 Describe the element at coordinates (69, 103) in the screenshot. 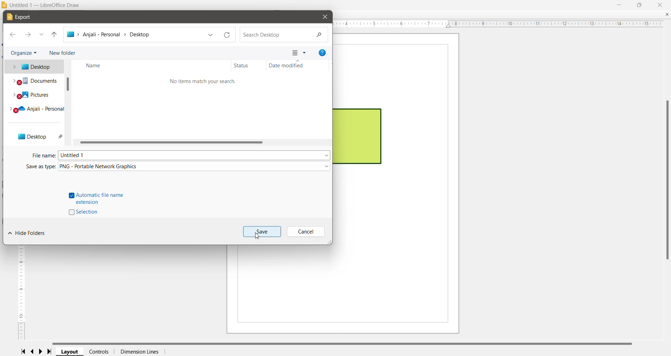

I see `Vertical Scroll Bar` at that location.